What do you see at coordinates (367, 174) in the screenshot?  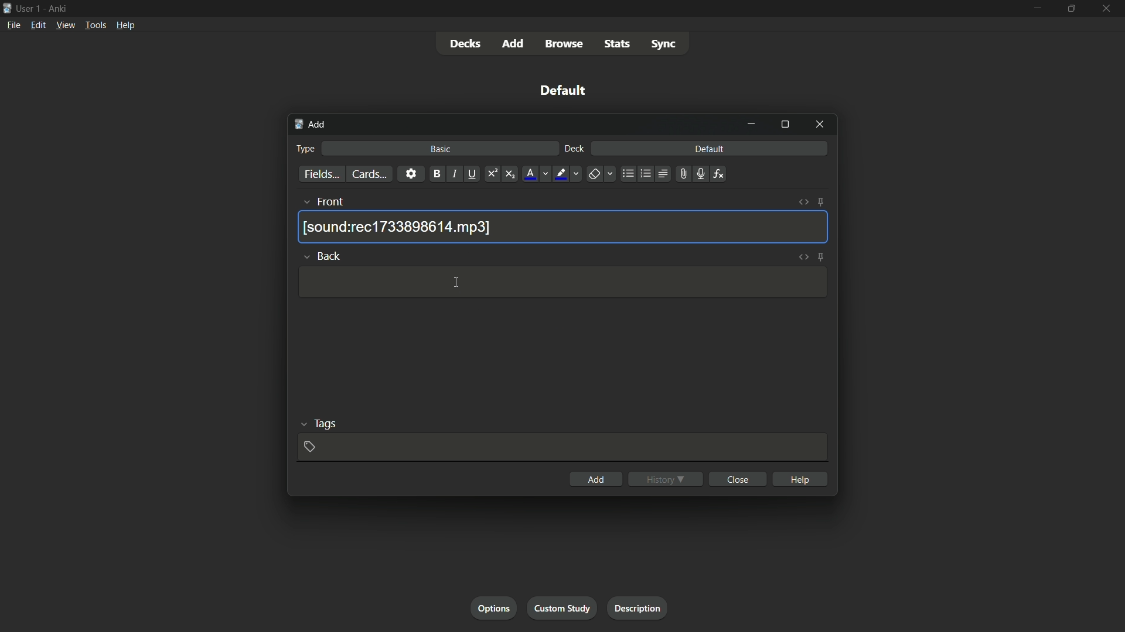 I see `cards` at bounding box center [367, 174].